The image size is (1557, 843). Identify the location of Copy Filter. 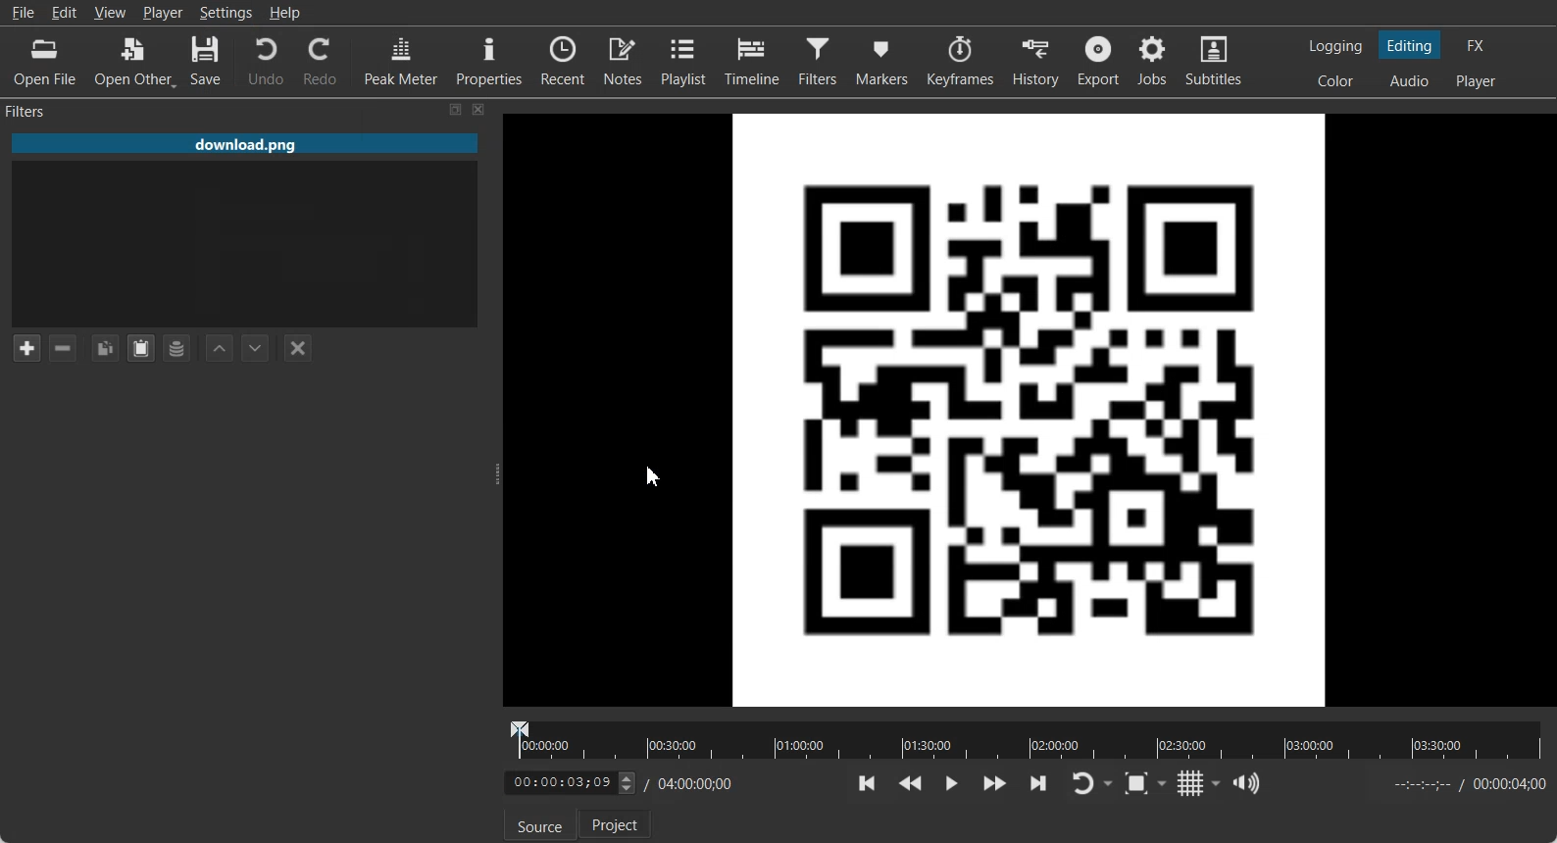
(104, 348).